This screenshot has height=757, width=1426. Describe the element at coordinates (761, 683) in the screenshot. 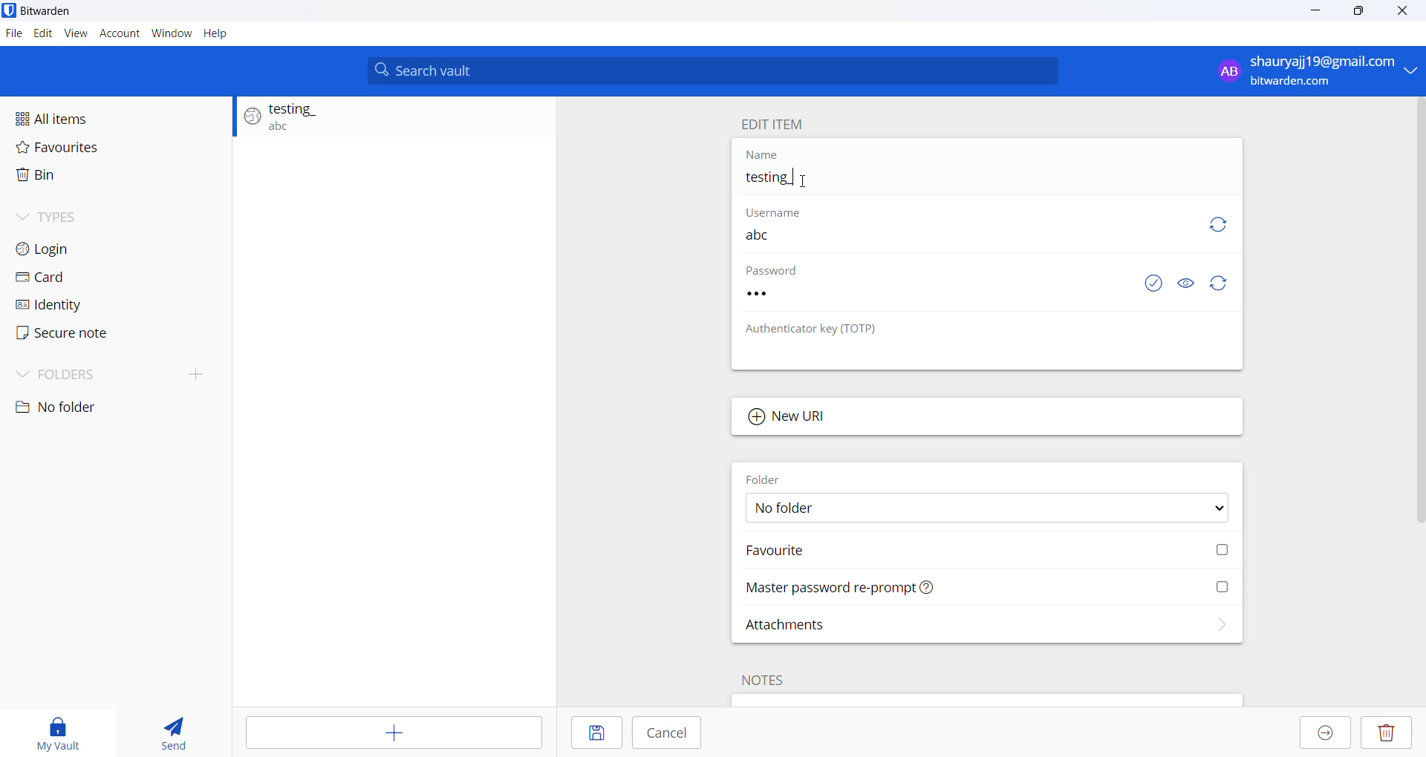

I see `Note heading` at that location.